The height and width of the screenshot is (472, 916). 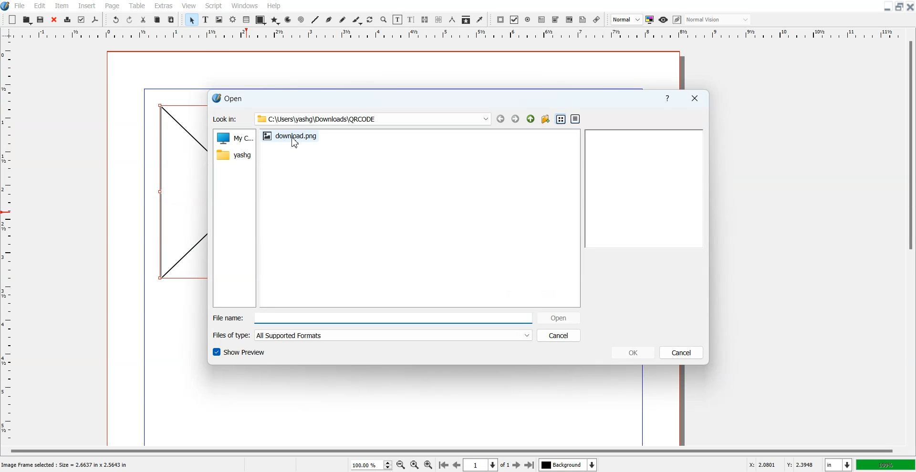 What do you see at coordinates (400, 464) in the screenshot?
I see `Zoom Out` at bounding box center [400, 464].